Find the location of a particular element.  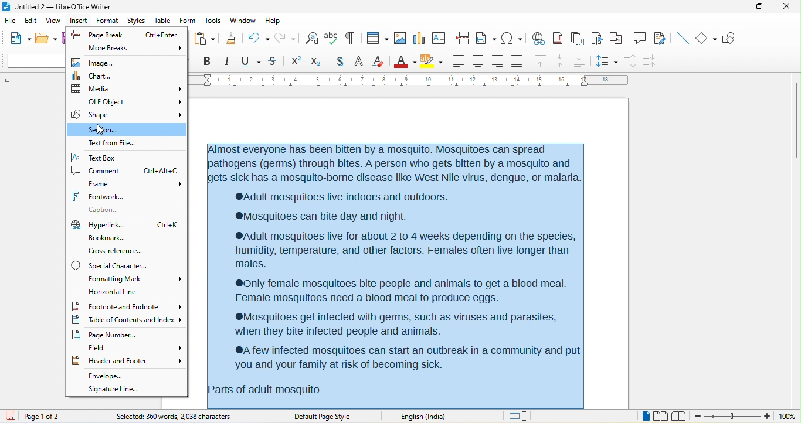

untitled 2 - libreoffice writer is located at coordinates (59, 6).